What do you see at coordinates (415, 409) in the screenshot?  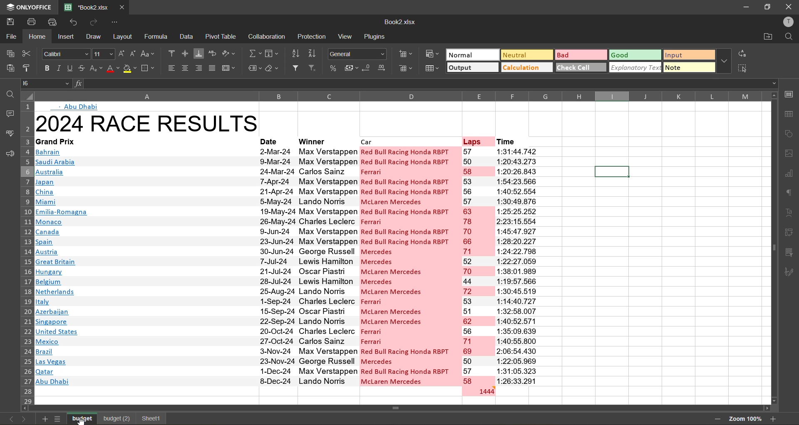 I see `scroll bar` at bounding box center [415, 409].